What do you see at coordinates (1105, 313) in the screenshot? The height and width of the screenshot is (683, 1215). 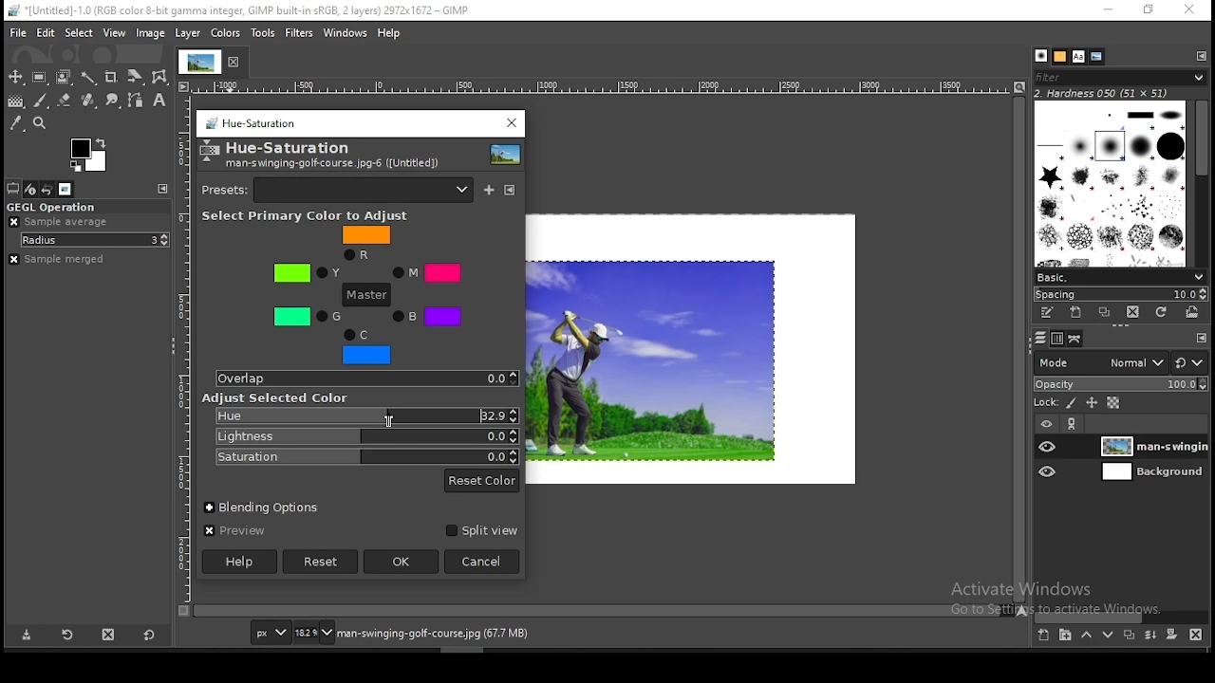 I see `duplicate brush` at bounding box center [1105, 313].